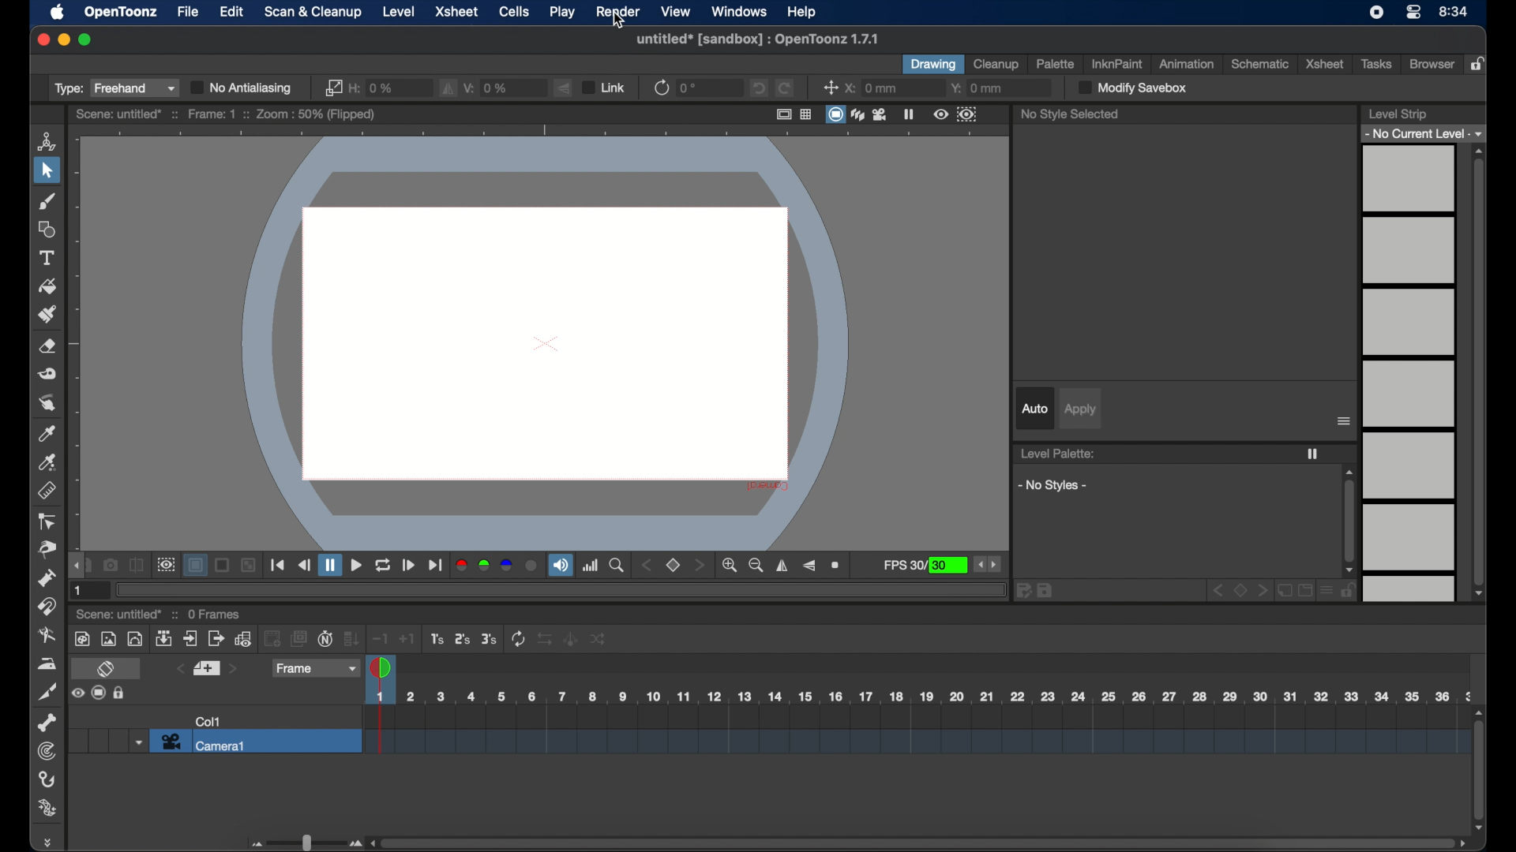 Image resolution: width=1516 pixels, height=852 pixels. What do you see at coordinates (871, 88) in the screenshot?
I see `x` at bounding box center [871, 88].